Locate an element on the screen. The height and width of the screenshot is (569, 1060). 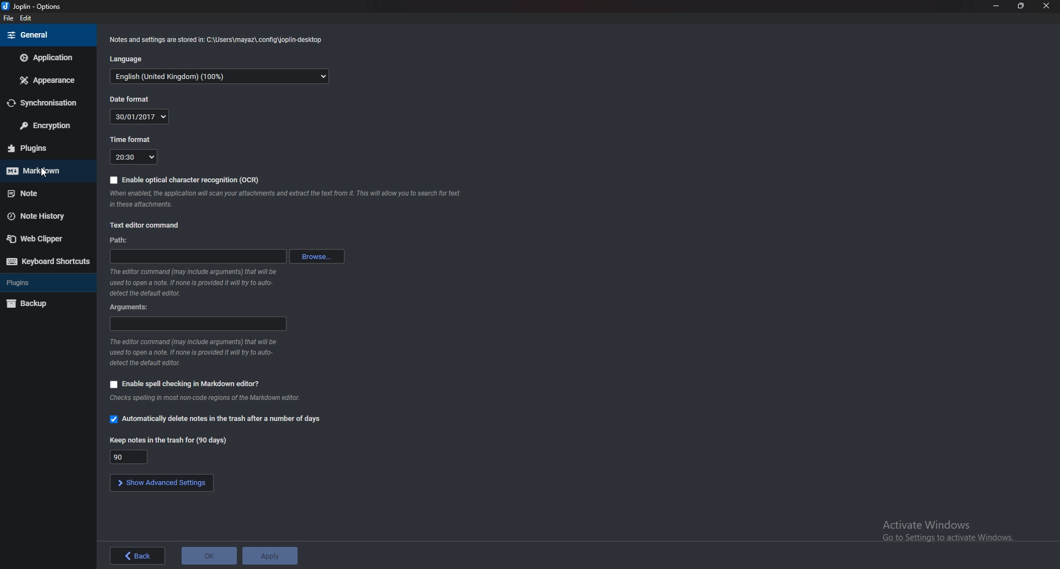
Info is located at coordinates (194, 351).